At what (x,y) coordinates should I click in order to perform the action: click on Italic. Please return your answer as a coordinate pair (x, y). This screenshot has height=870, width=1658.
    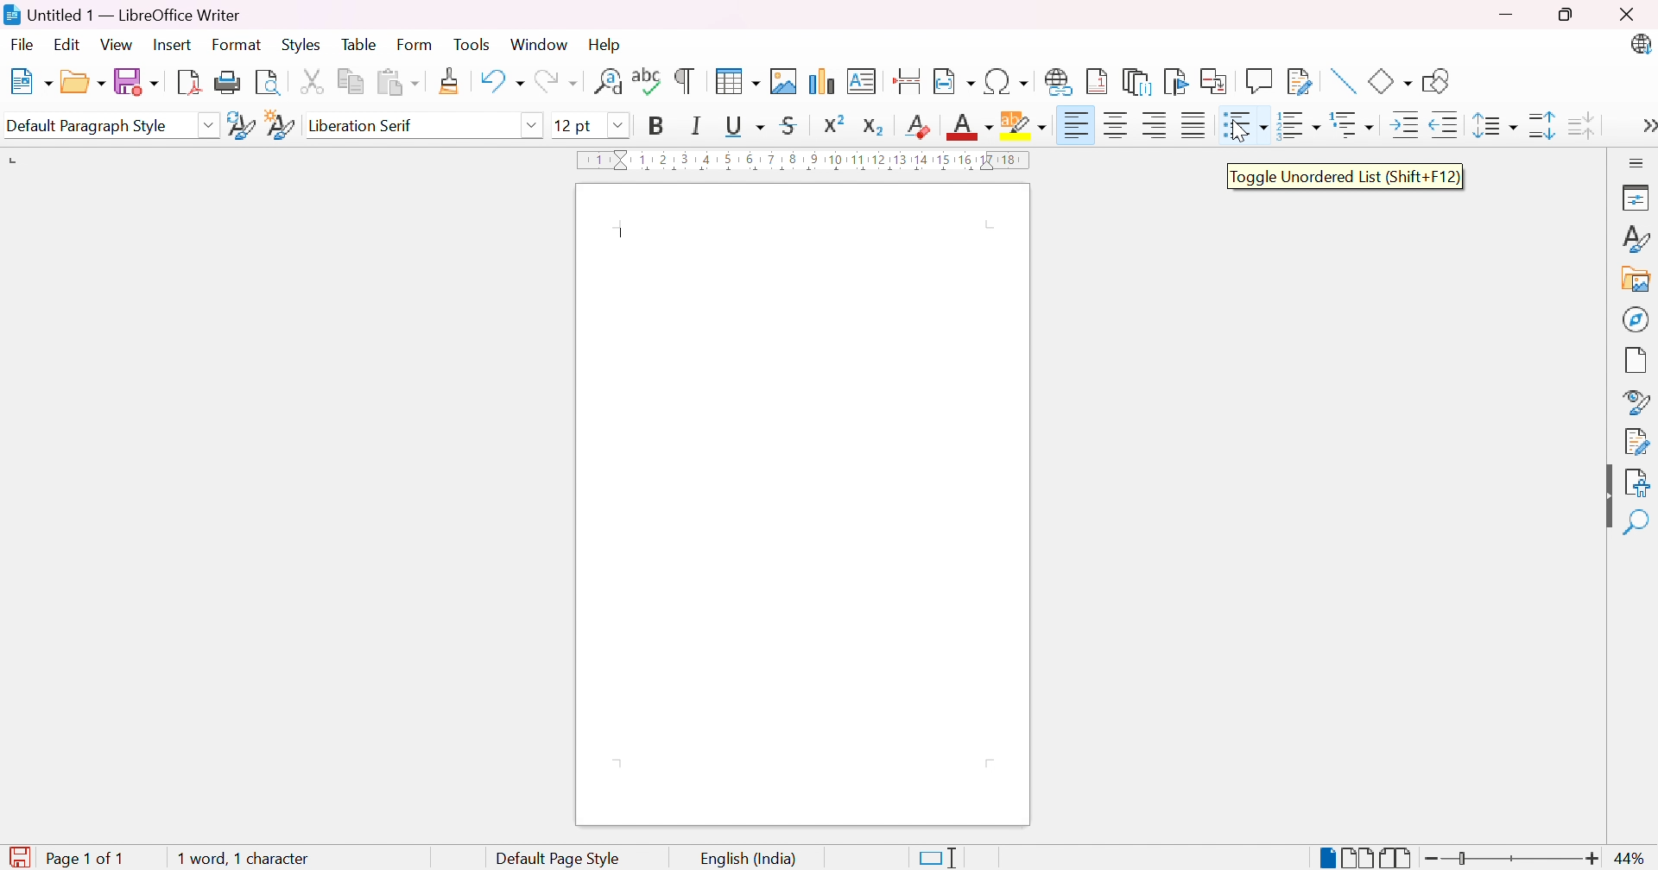
    Looking at the image, I should click on (693, 128).